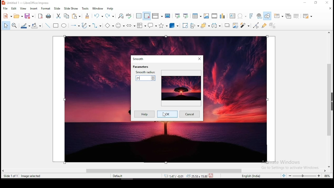  Describe the element at coordinates (212, 175) in the screenshot. I see `save` at that location.